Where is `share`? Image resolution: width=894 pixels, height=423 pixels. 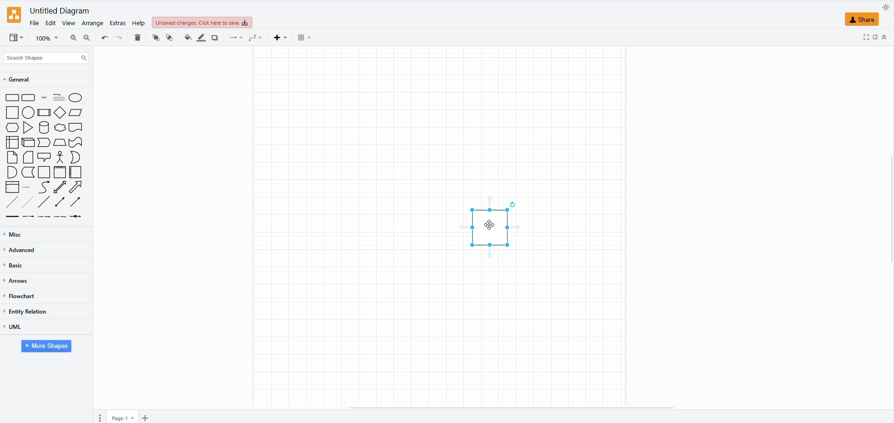
share is located at coordinates (862, 20).